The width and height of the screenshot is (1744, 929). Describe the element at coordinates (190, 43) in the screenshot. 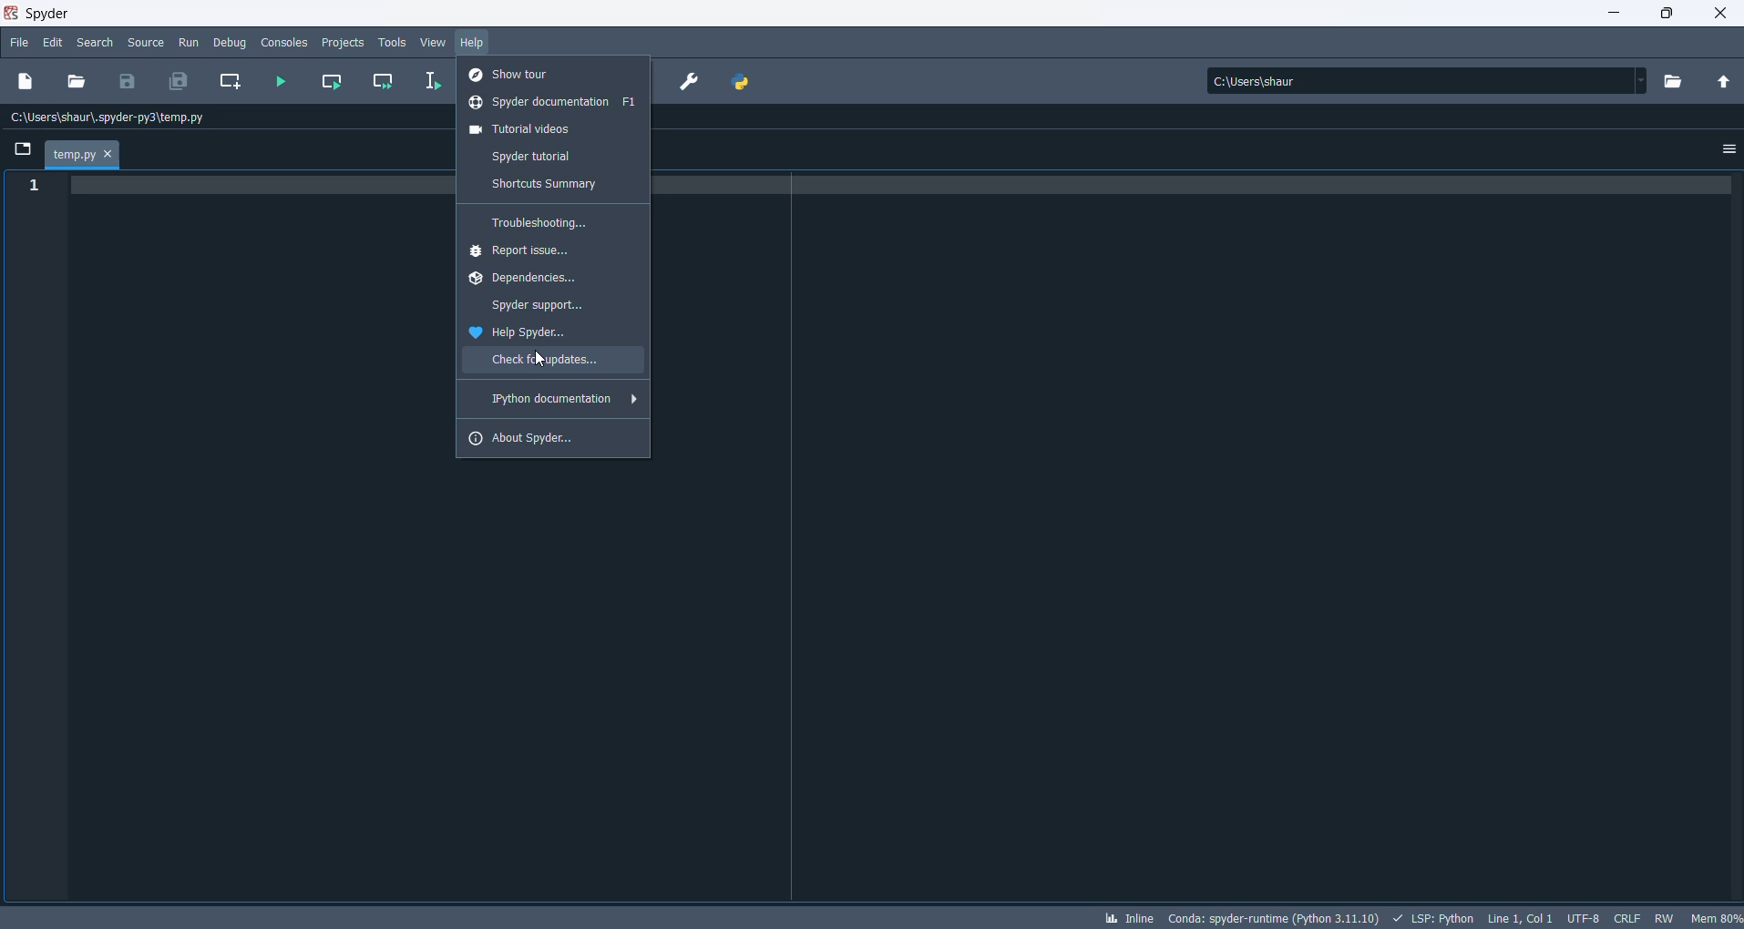

I see `run` at that location.